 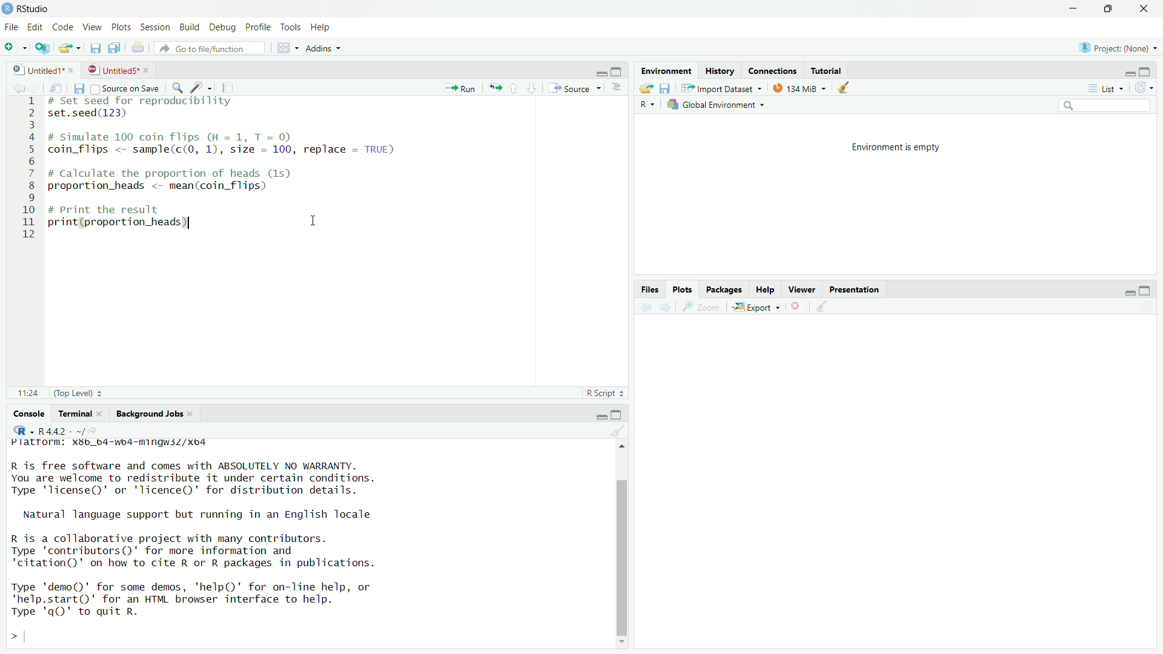 What do you see at coordinates (64, 27) in the screenshot?
I see `code` at bounding box center [64, 27].